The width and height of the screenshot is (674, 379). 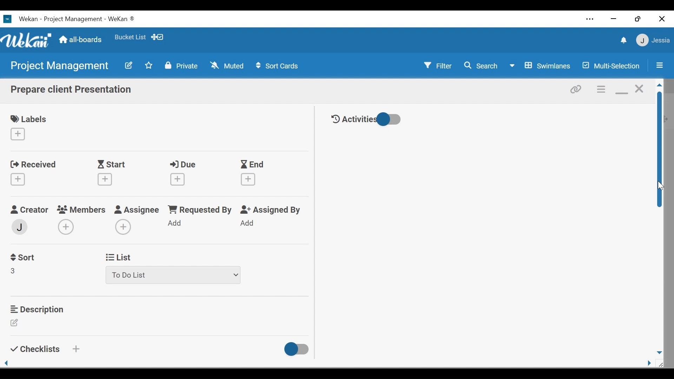 I want to click on Search, so click(x=482, y=67).